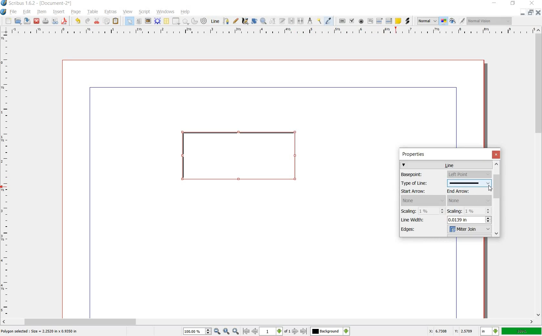  What do you see at coordinates (451, 331) in the screenshot?
I see `X: 6.7308 Y: 2.5709` at bounding box center [451, 331].